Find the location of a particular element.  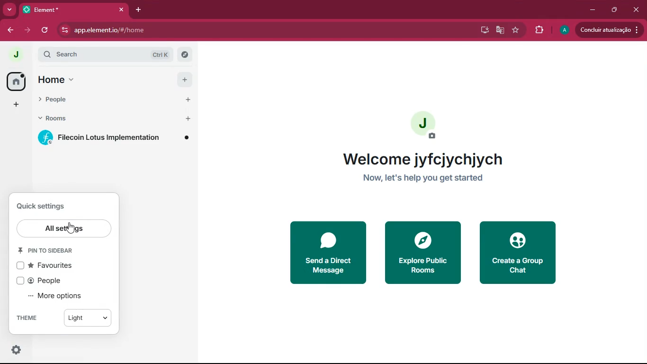

create a group chat is located at coordinates (518, 253).